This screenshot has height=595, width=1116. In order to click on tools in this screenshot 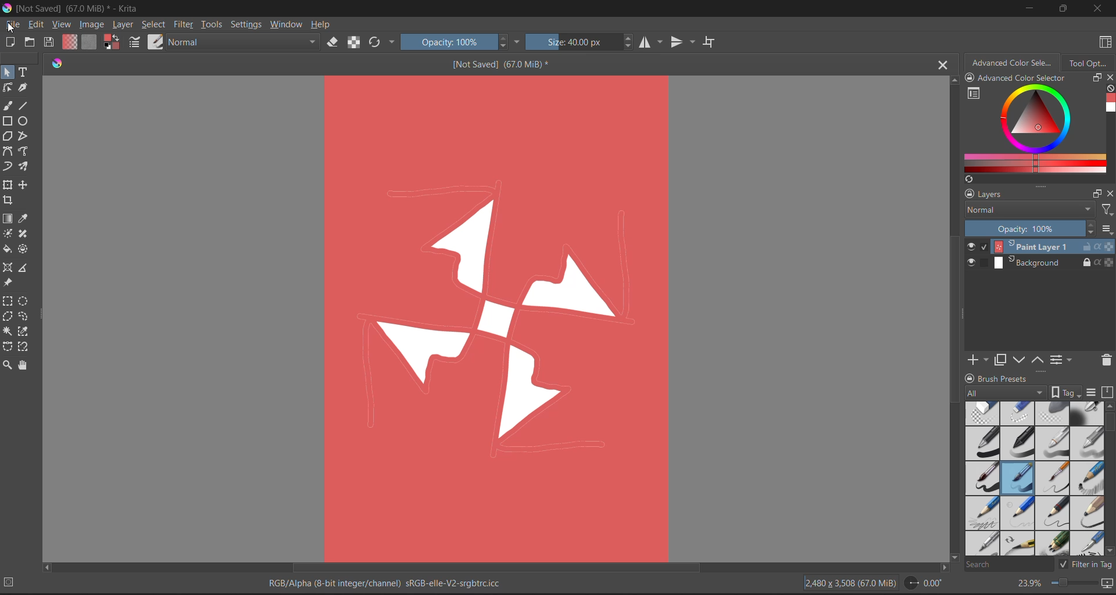, I will do `click(212, 24)`.